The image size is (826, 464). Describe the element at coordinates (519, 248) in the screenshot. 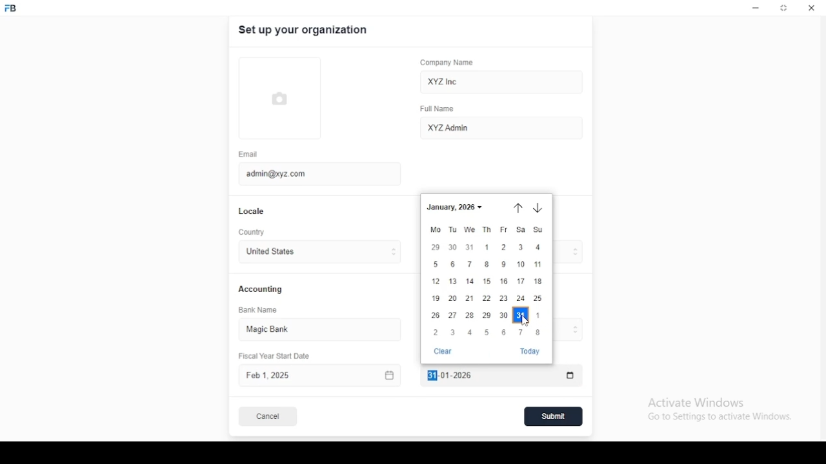

I see `3` at that location.